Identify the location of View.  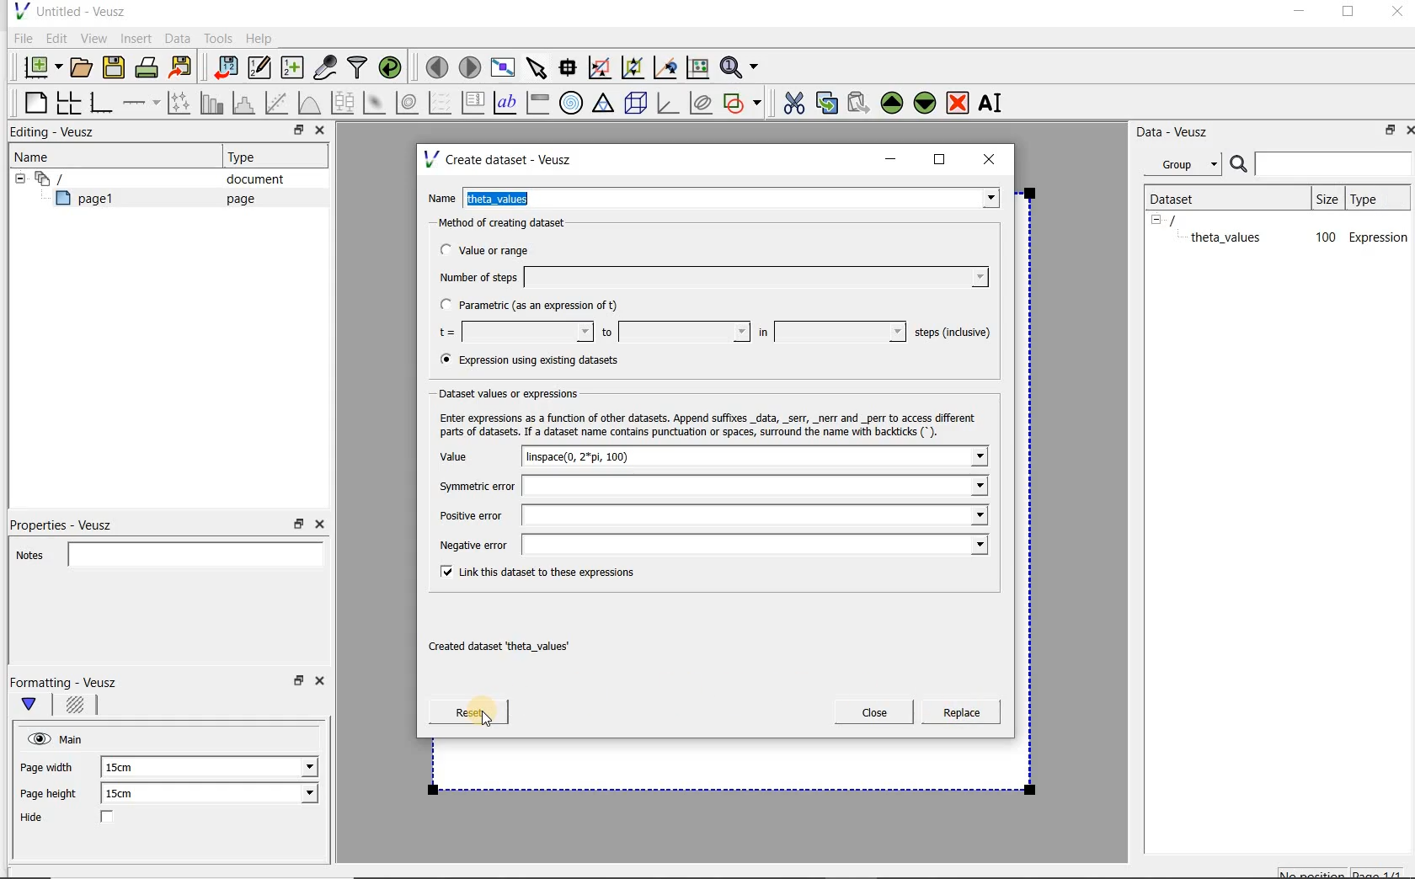
(93, 36).